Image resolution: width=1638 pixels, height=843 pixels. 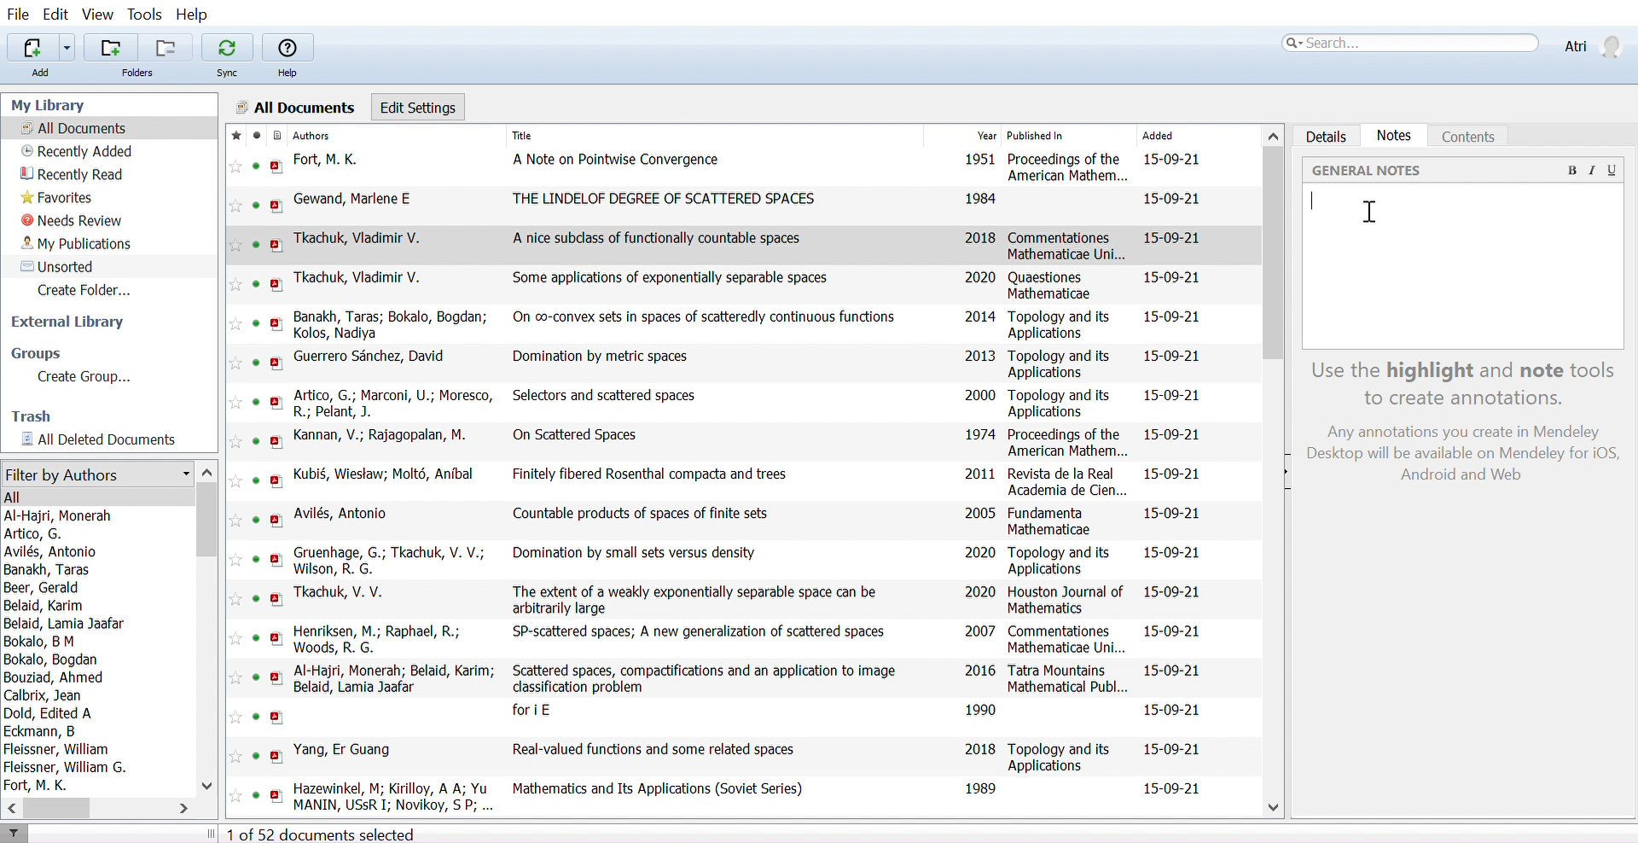 I want to click on Selectors and scattered spaces, so click(x=606, y=396).